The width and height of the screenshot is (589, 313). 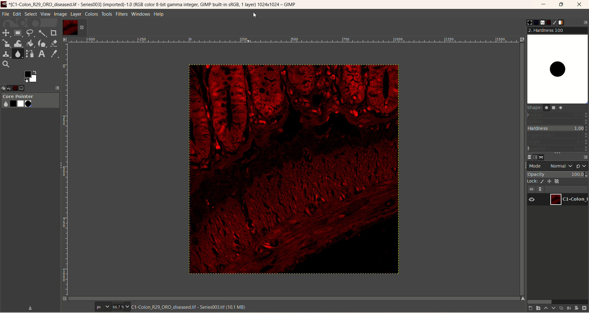 I want to click on ink tool, so click(x=42, y=43).